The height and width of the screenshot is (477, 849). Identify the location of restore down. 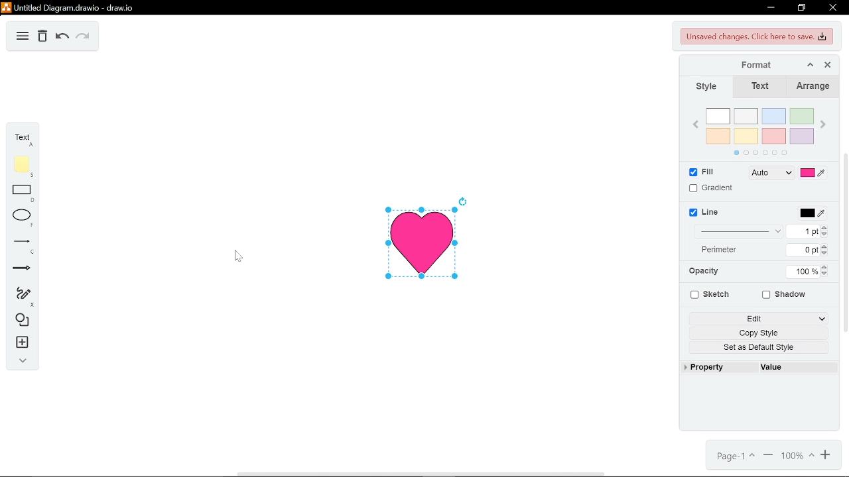
(803, 8).